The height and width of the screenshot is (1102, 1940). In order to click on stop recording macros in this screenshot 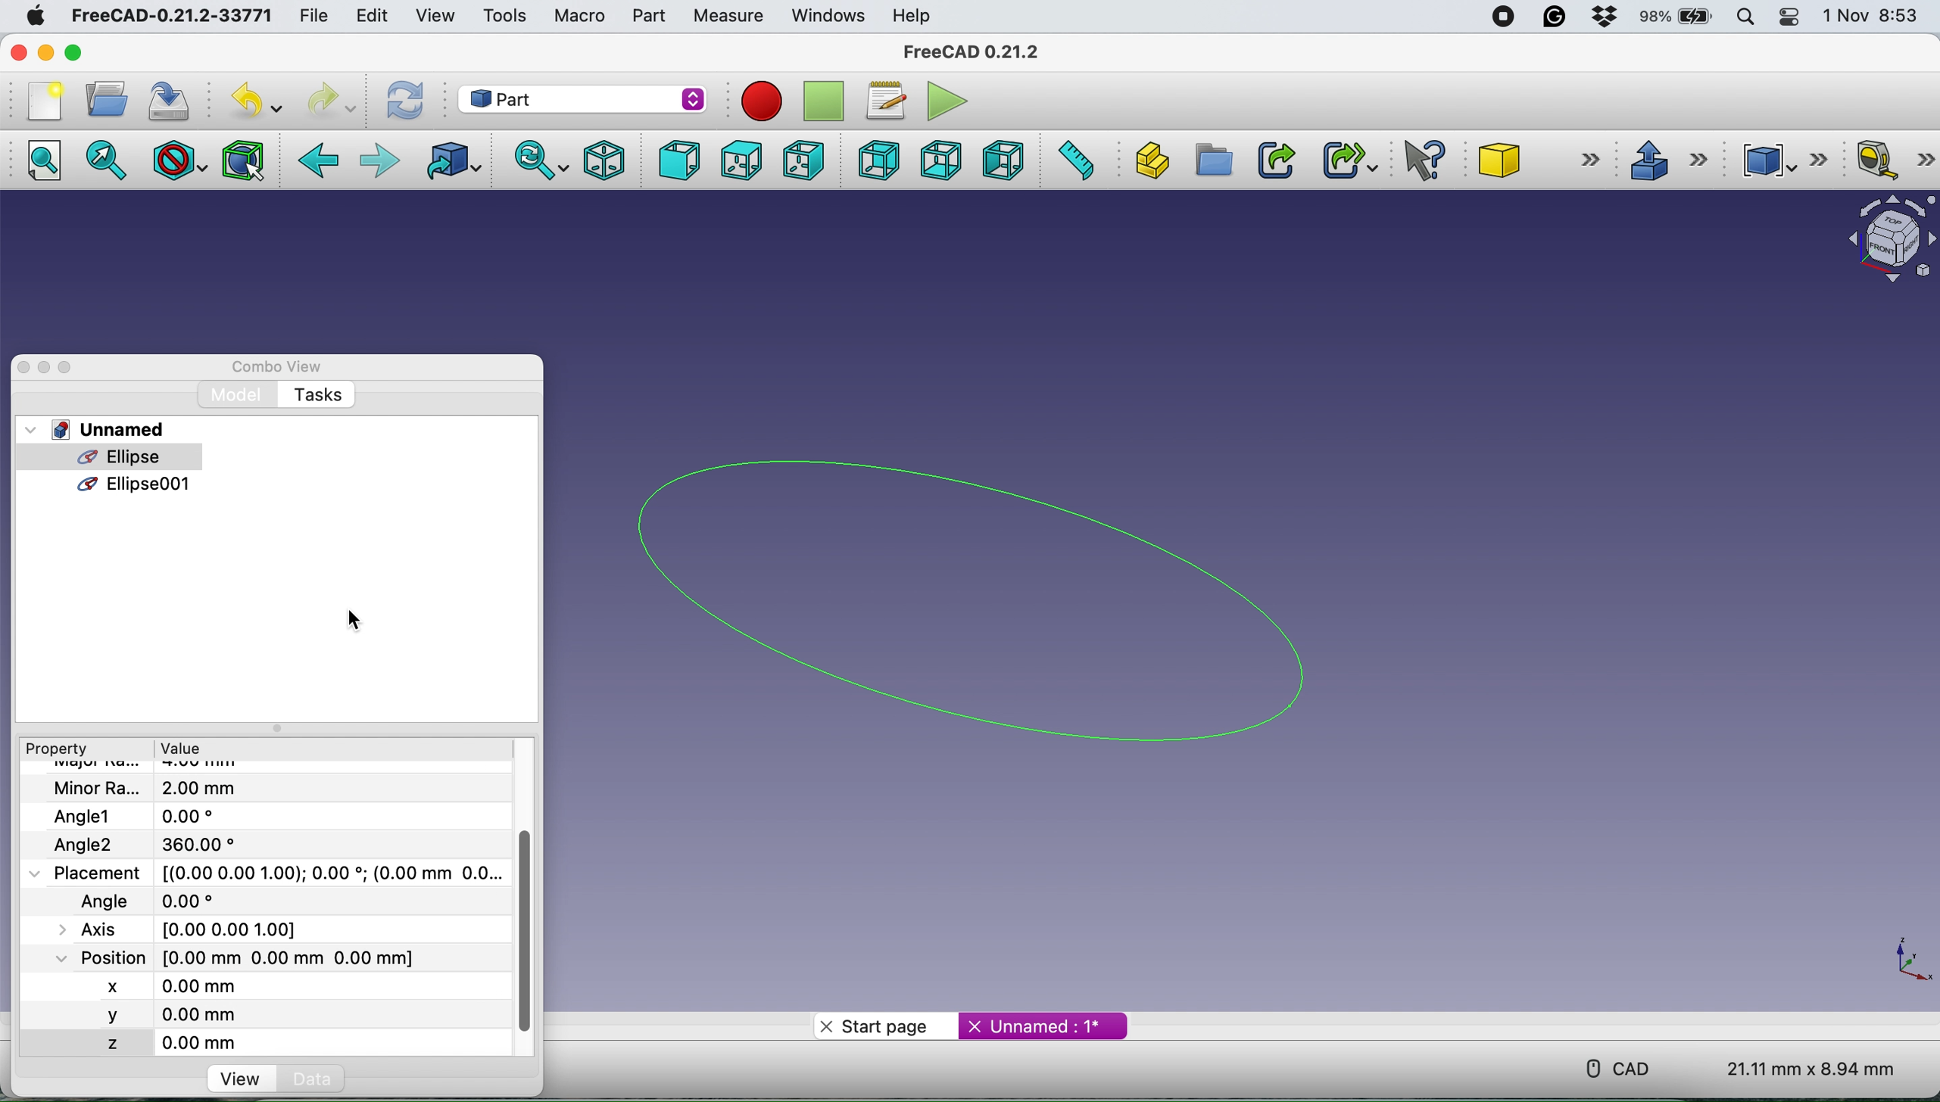, I will do `click(828, 100)`.